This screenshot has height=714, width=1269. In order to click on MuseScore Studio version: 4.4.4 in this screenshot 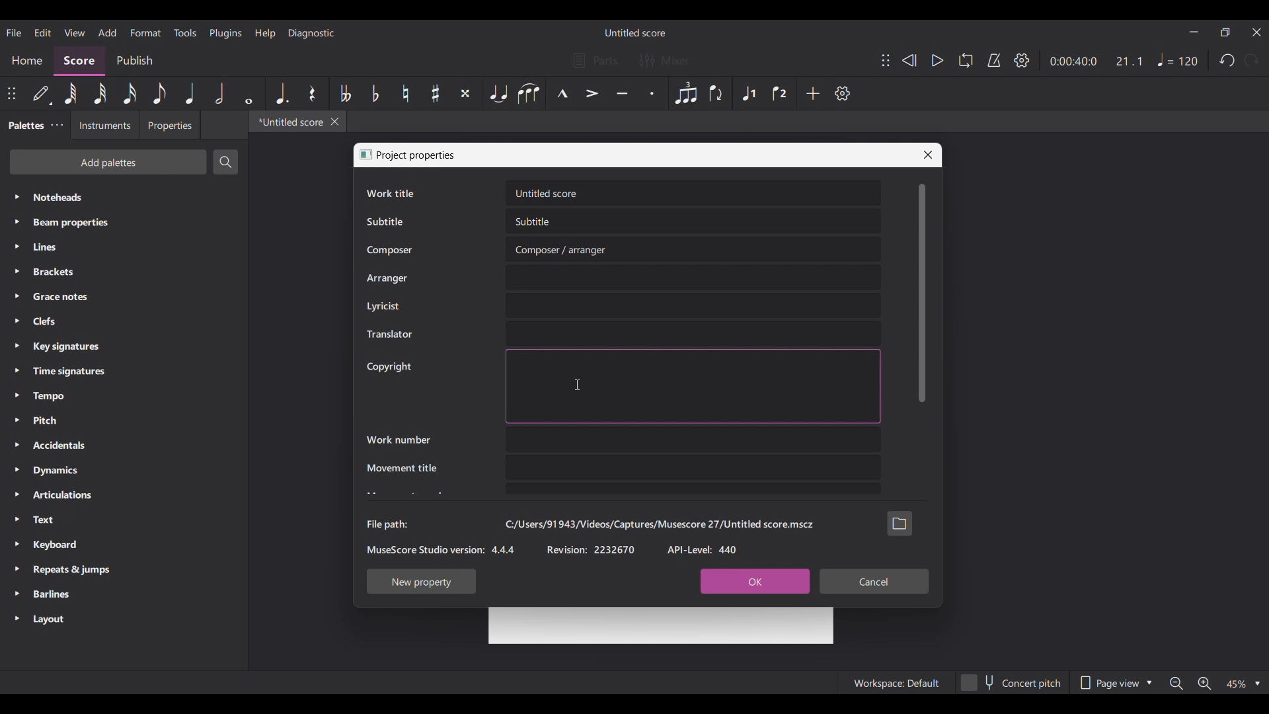, I will do `click(441, 549)`.